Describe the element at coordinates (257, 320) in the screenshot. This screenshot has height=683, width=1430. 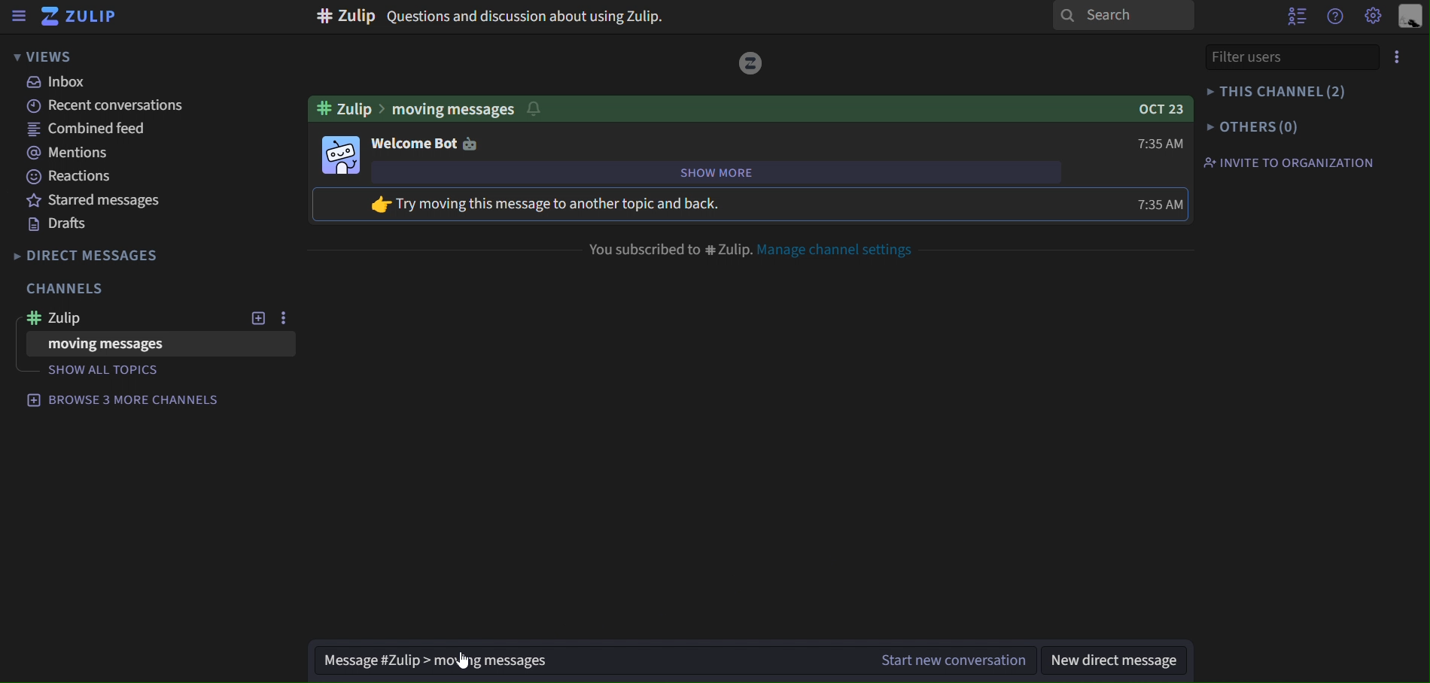
I see `add` at that location.